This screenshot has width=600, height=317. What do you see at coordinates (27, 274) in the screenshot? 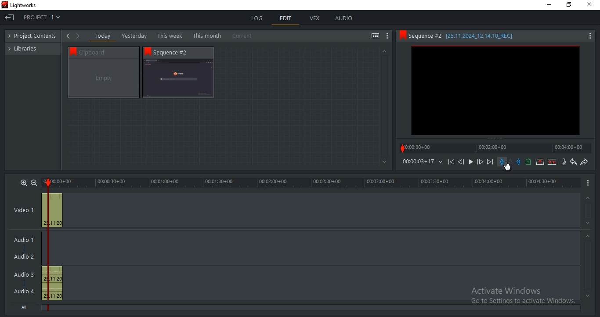
I see `Audio 3` at bounding box center [27, 274].